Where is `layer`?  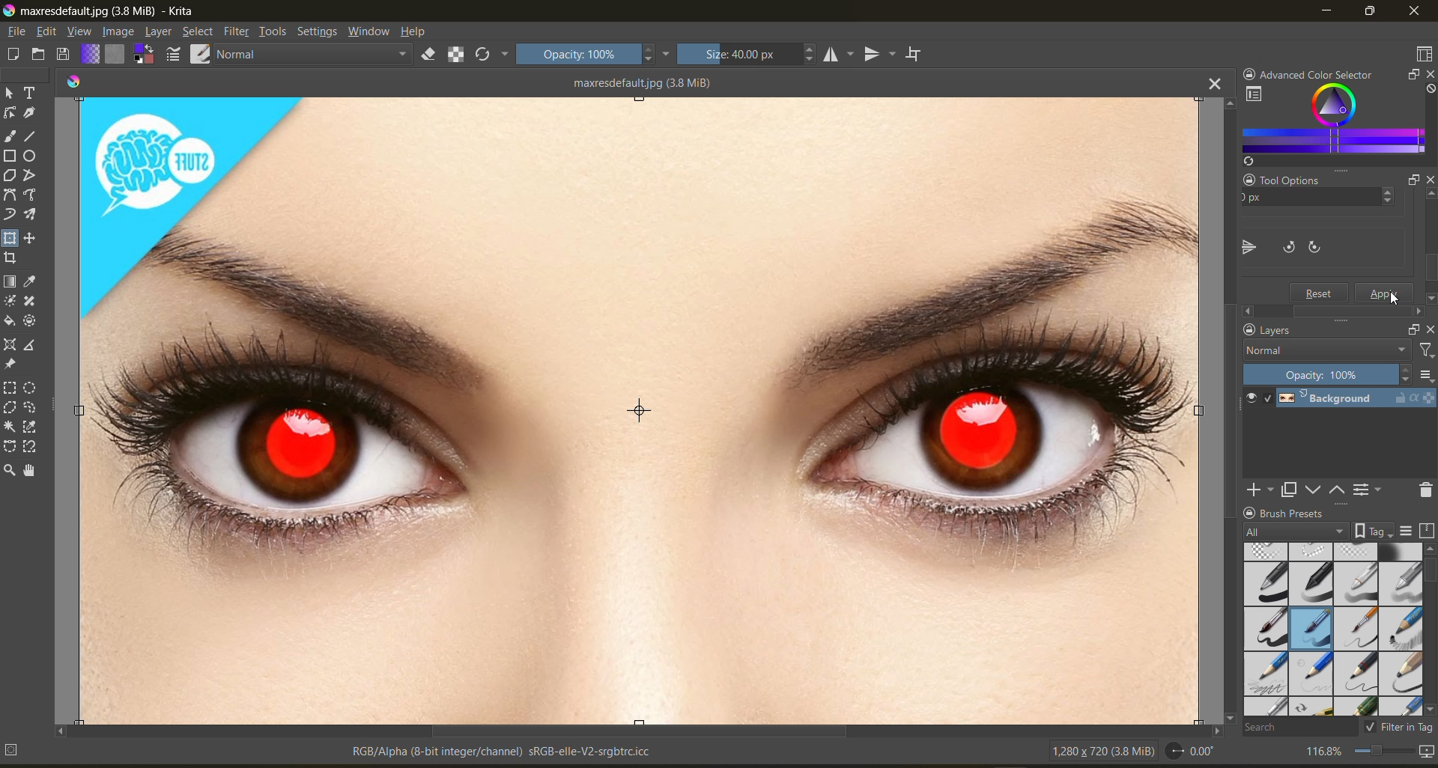 layer is located at coordinates (160, 32).